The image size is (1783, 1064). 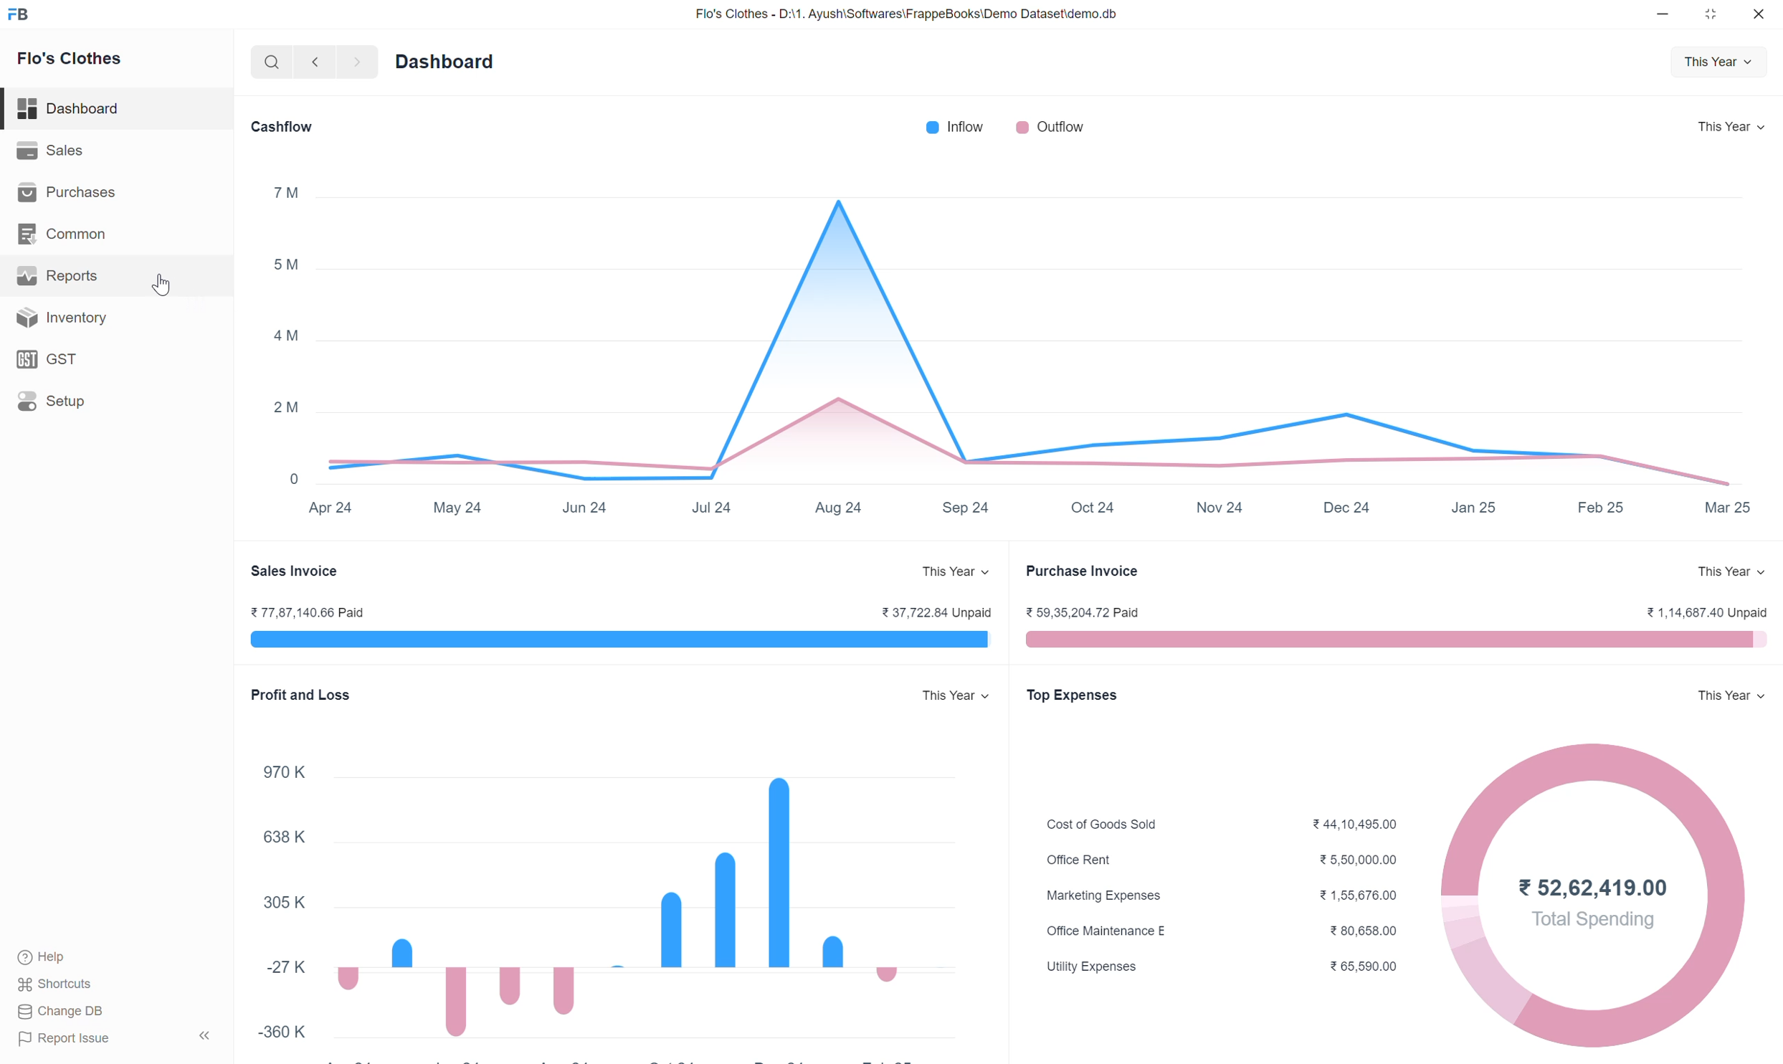 What do you see at coordinates (64, 153) in the screenshot?
I see `Sales` at bounding box center [64, 153].